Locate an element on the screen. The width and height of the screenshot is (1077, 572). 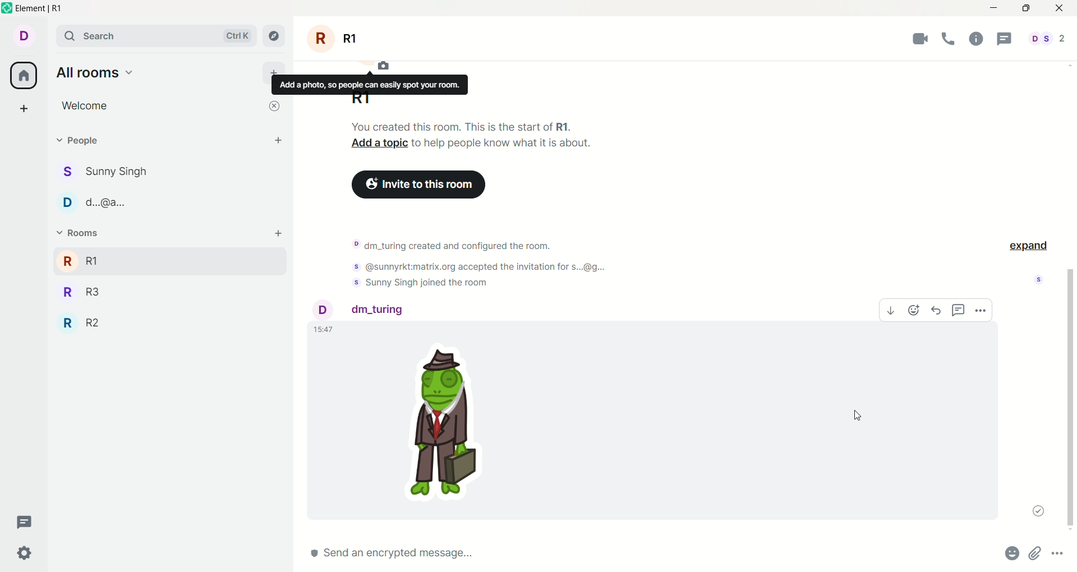
add is located at coordinates (274, 68).